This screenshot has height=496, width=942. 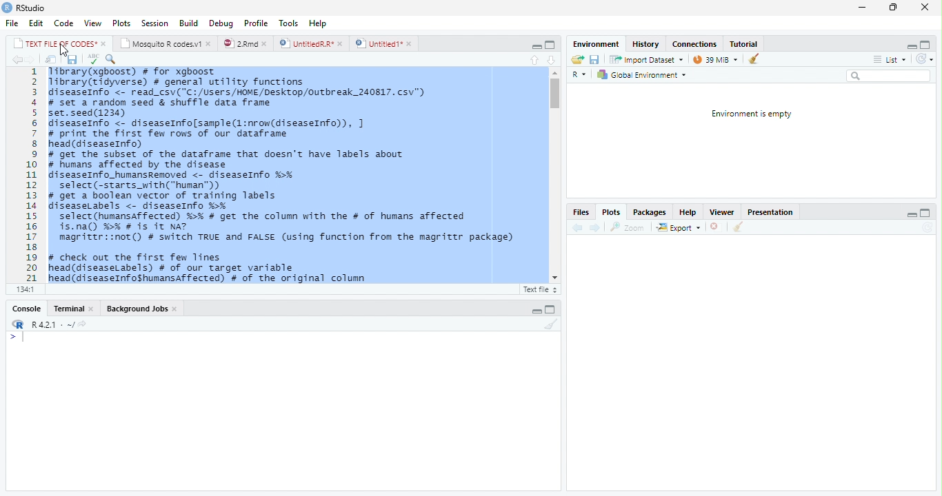 What do you see at coordinates (384, 43) in the screenshot?
I see ` Untitled1* ` at bounding box center [384, 43].